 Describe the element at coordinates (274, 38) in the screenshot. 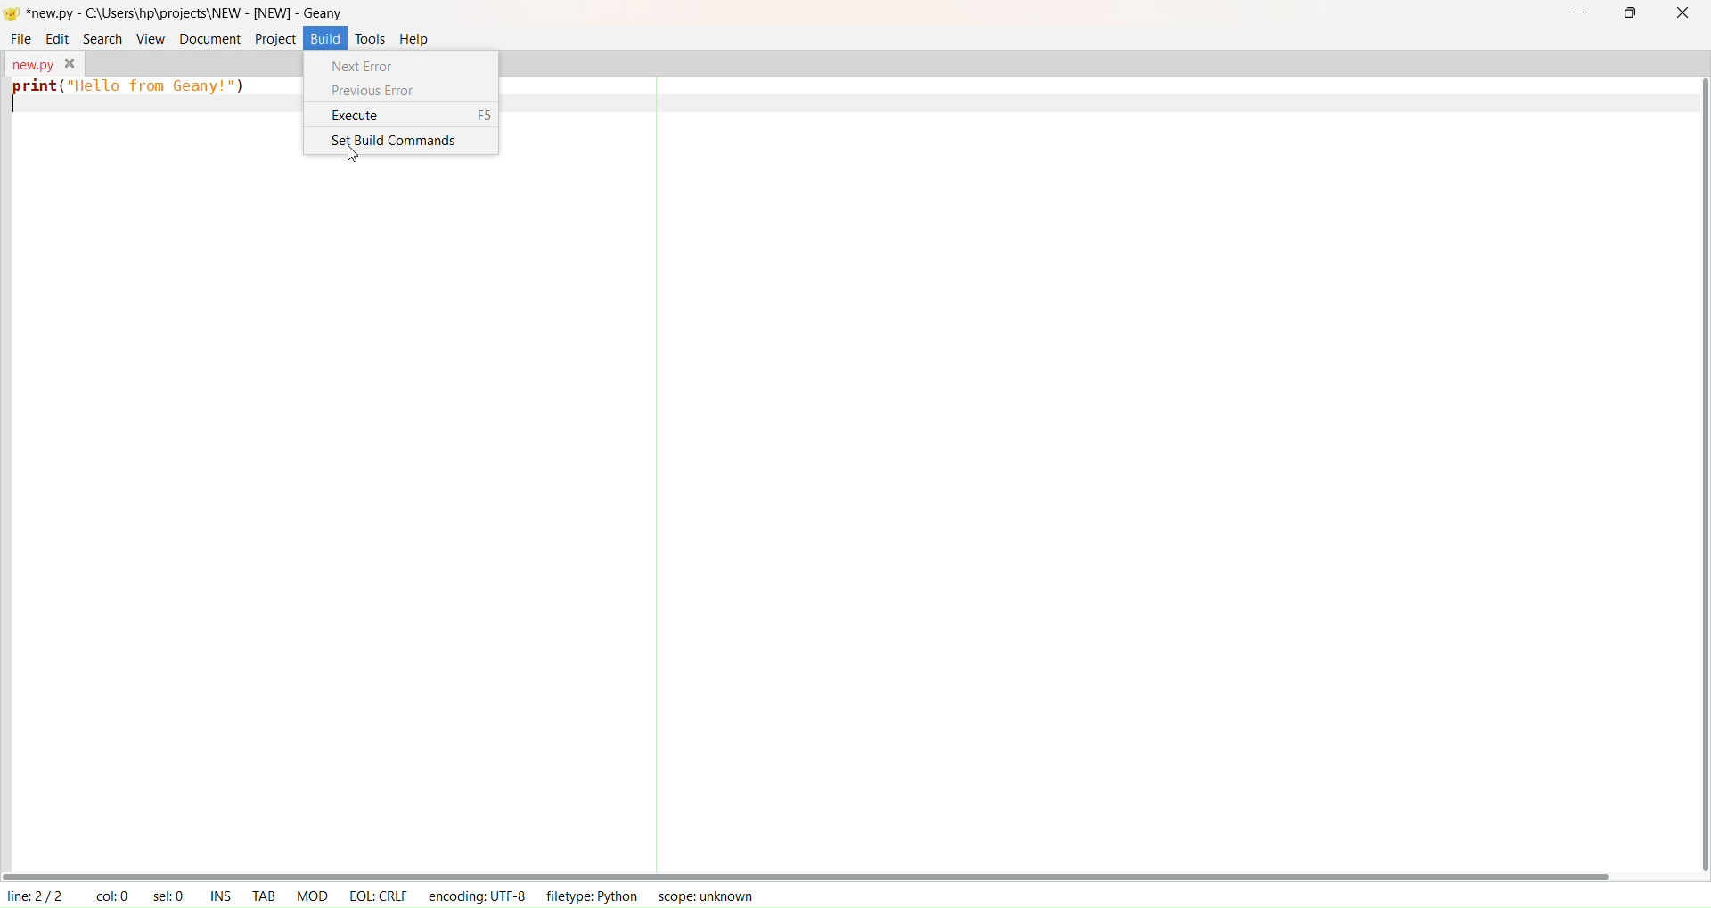

I see `project` at that location.